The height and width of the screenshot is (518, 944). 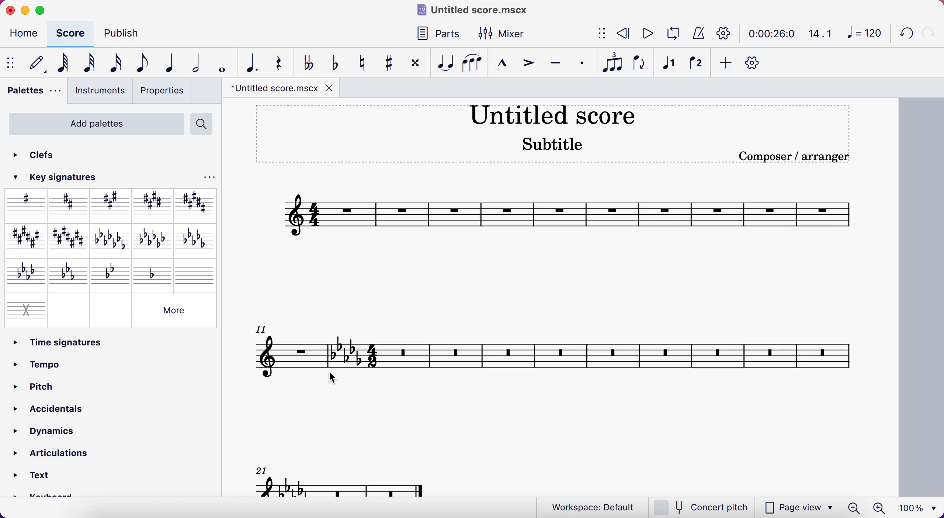 I want to click on file tab, so click(x=281, y=89).